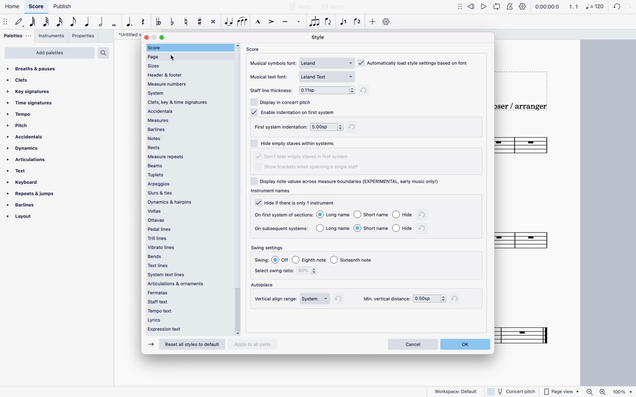 The height and width of the screenshot is (397, 636). What do you see at coordinates (295, 112) in the screenshot?
I see `enable indentation` at bounding box center [295, 112].